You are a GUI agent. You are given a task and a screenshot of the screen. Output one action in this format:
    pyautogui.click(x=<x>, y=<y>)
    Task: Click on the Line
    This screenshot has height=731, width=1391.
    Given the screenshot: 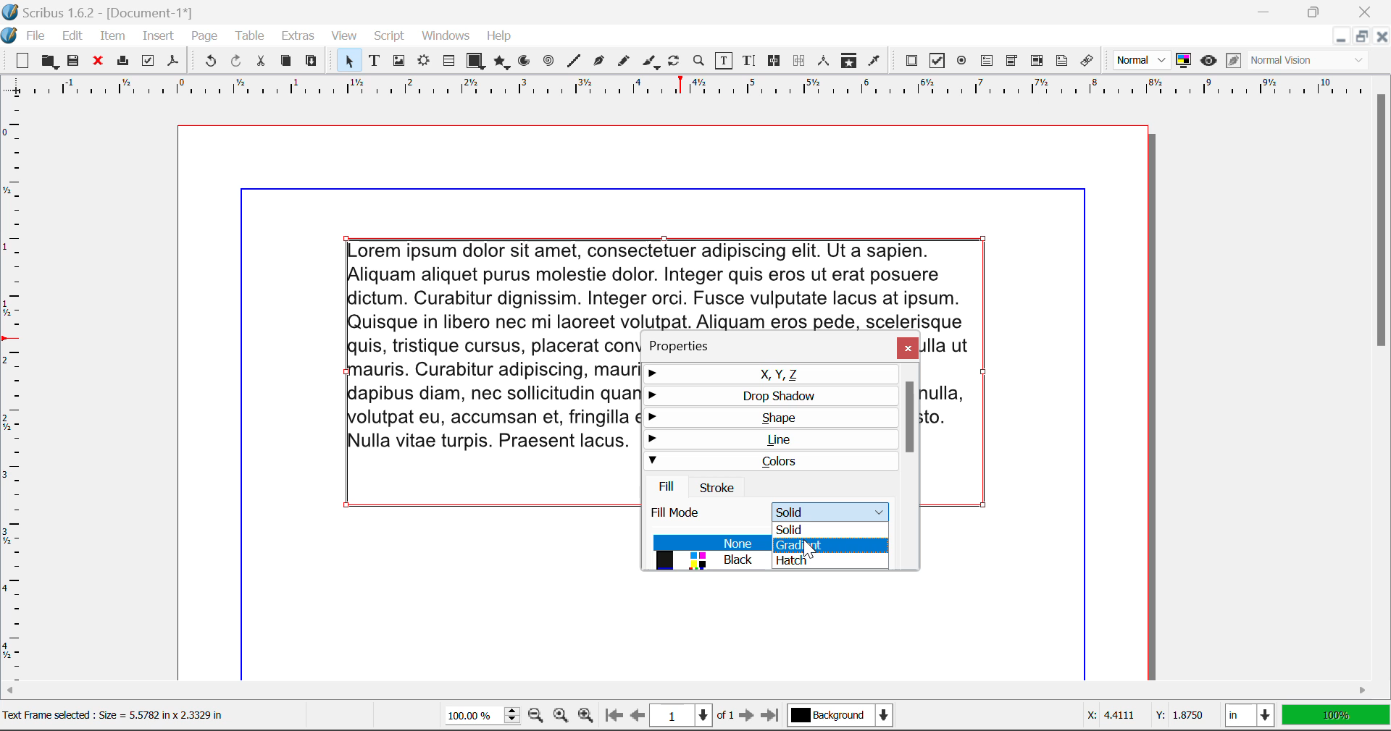 What is the action you would take?
    pyautogui.click(x=574, y=62)
    